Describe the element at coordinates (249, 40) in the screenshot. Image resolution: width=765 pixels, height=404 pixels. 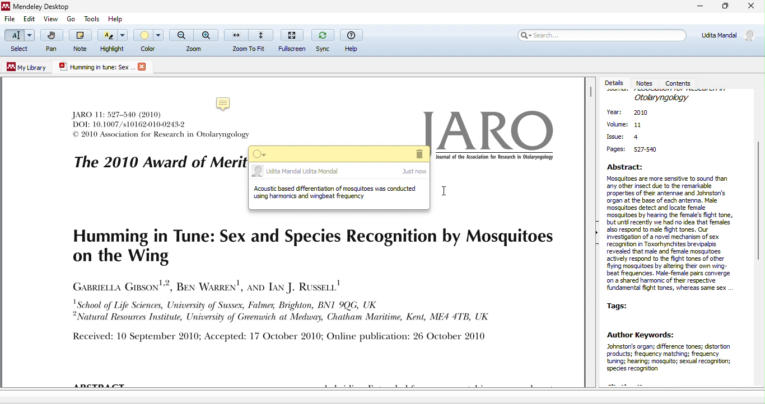
I see `zoom to fit` at that location.